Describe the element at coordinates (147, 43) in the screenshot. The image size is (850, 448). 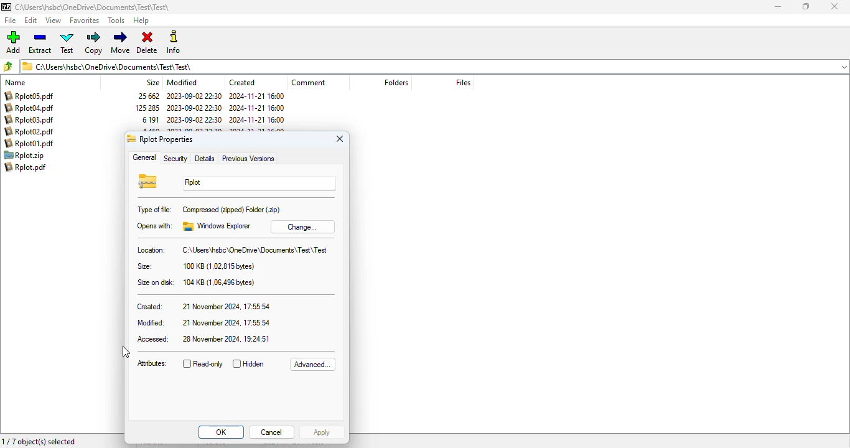
I see `delete` at that location.